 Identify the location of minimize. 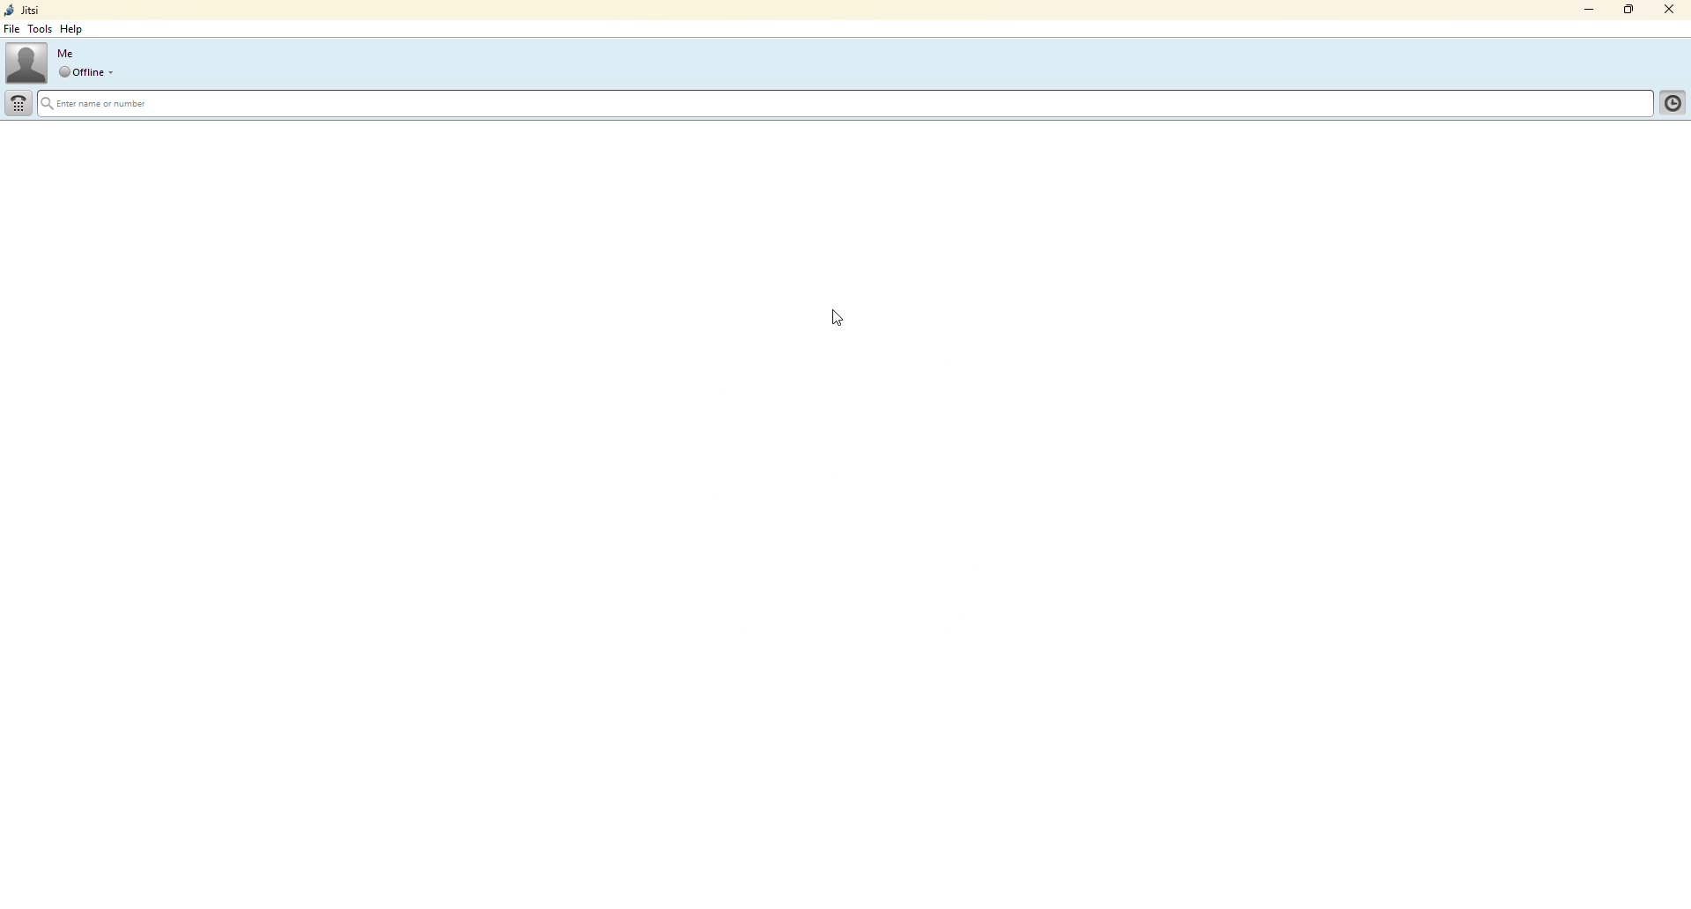
(1586, 11).